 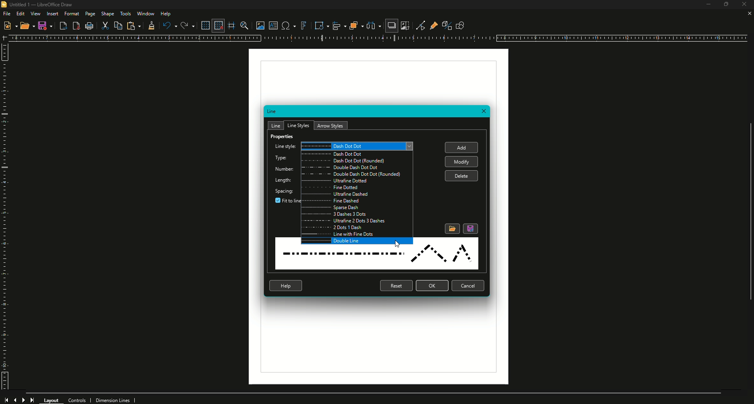 I want to click on Close, so click(x=485, y=112).